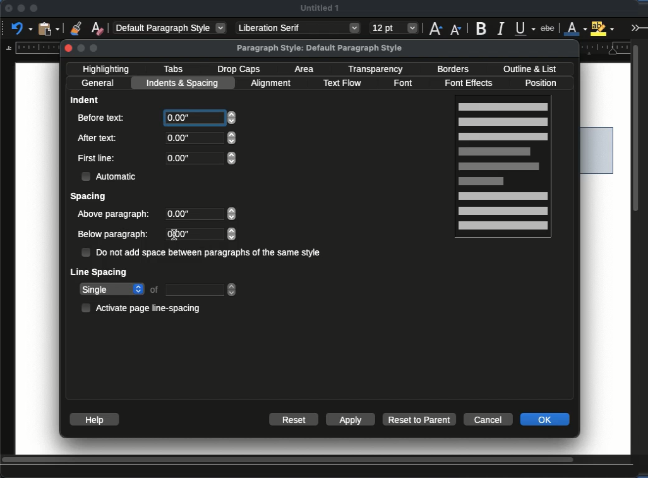  What do you see at coordinates (488, 418) in the screenshot?
I see `cancel` at bounding box center [488, 418].